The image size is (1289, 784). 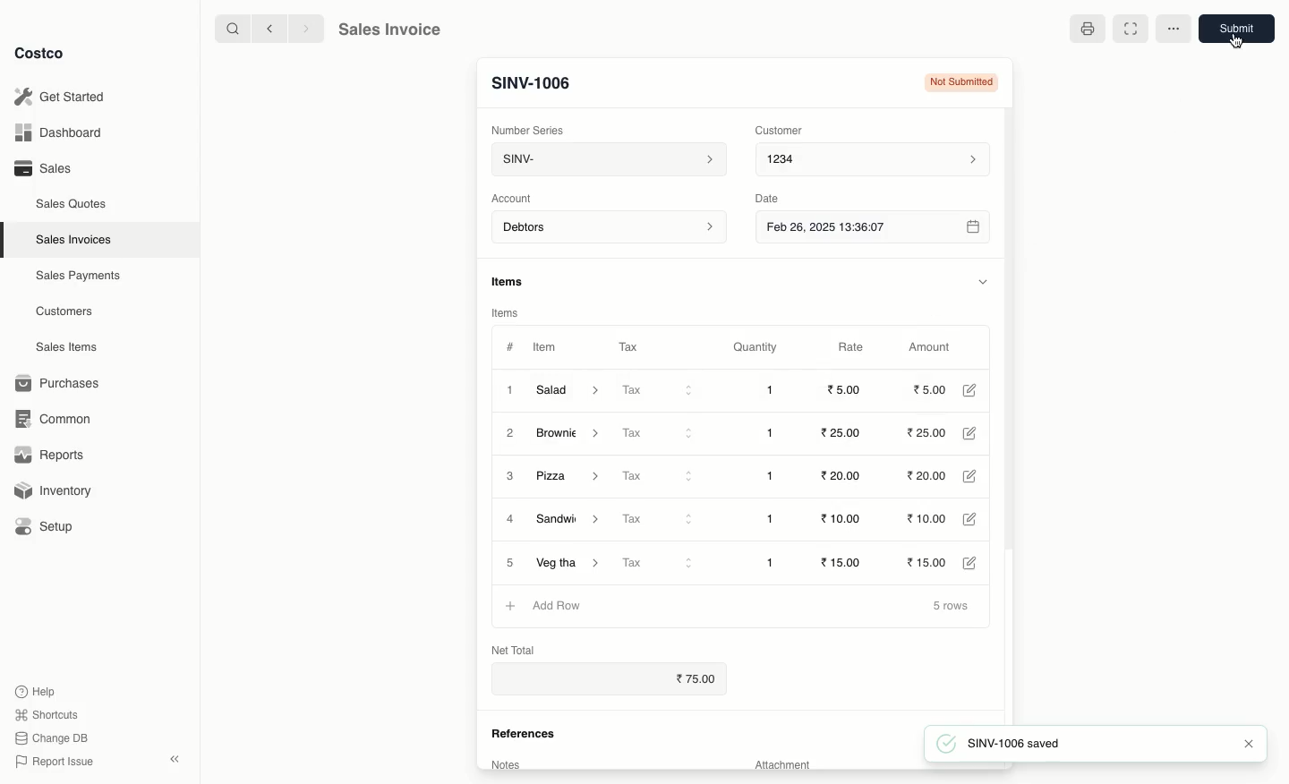 What do you see at coordinates (525, 131) in the screenshot?
I see `‘Number Series` at bounding box center [525, 131].